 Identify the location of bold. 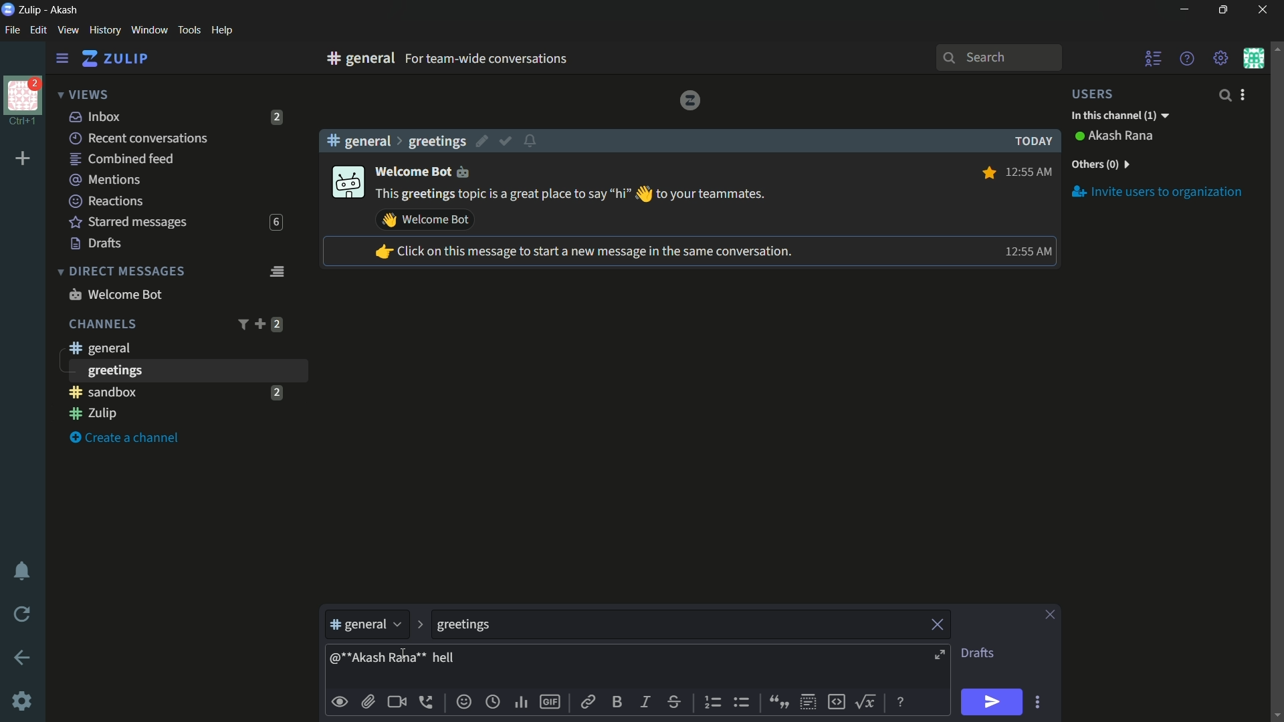
(618, 701).